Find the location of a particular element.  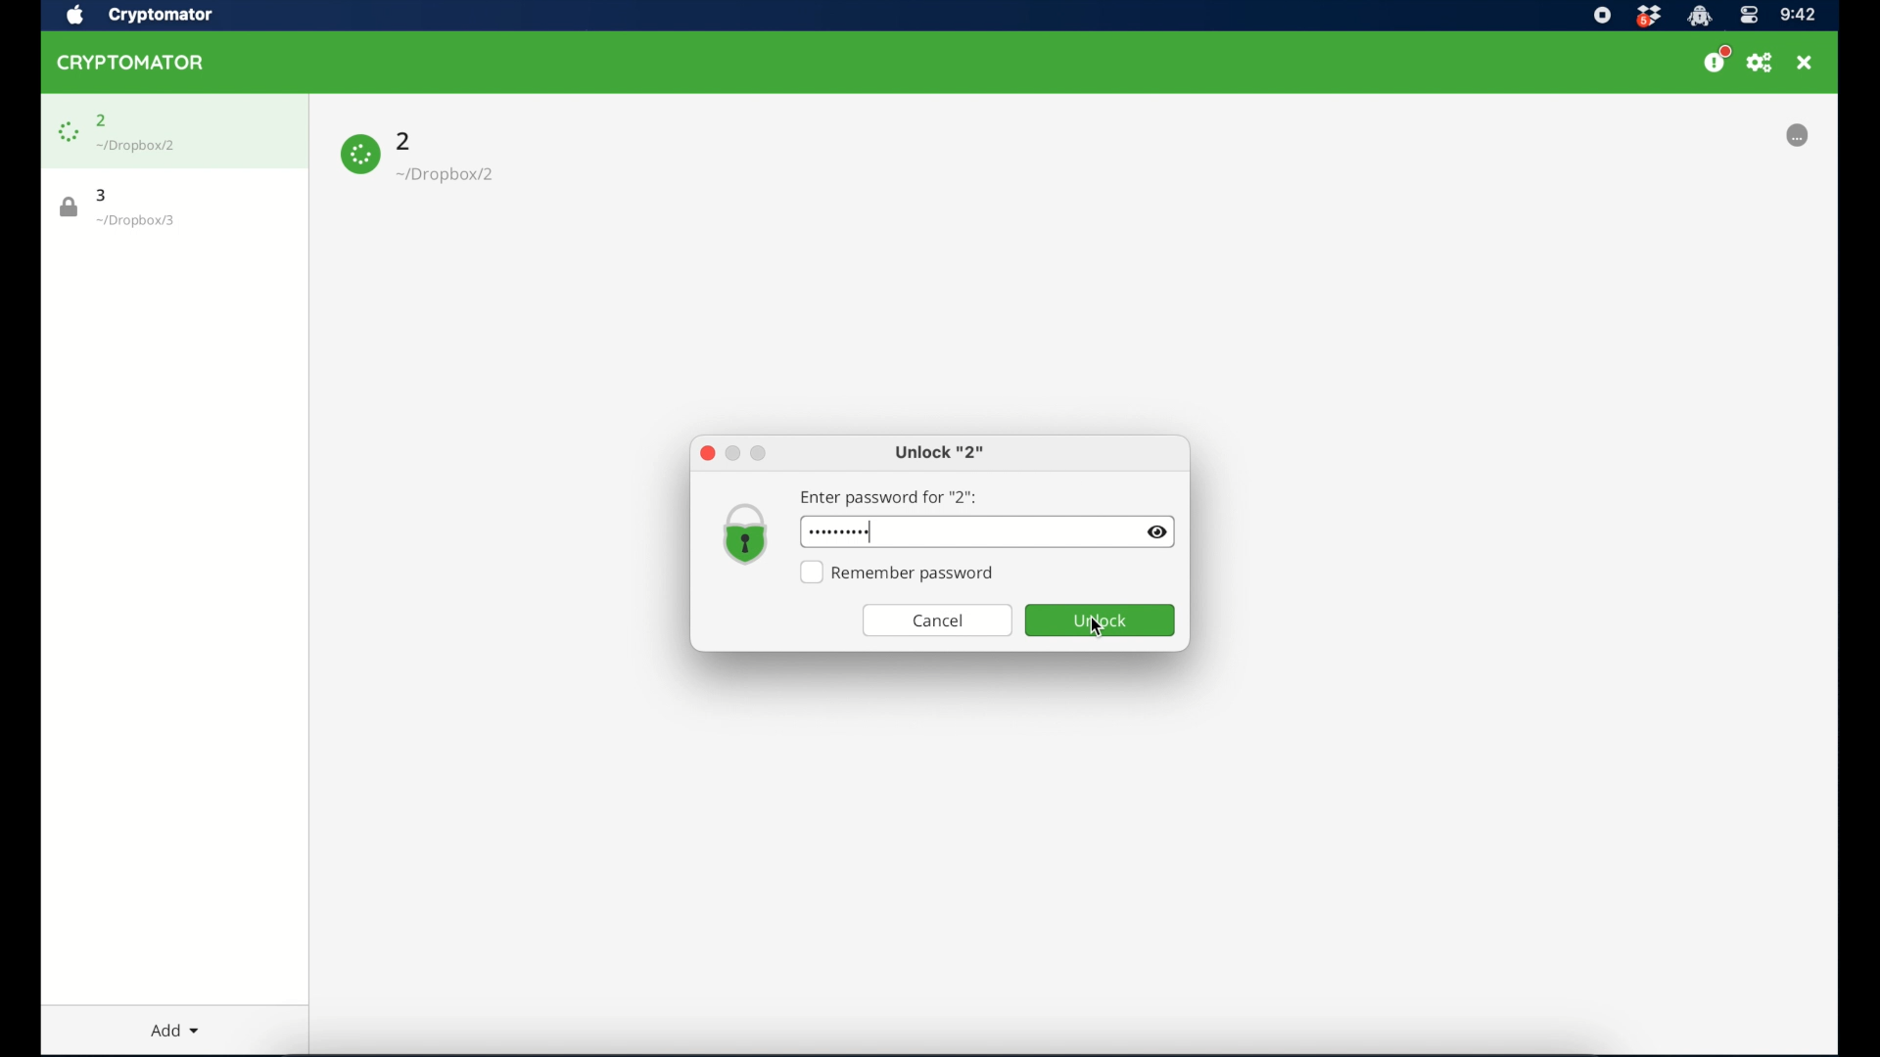

loading icon is located at coordinates (67, 132).